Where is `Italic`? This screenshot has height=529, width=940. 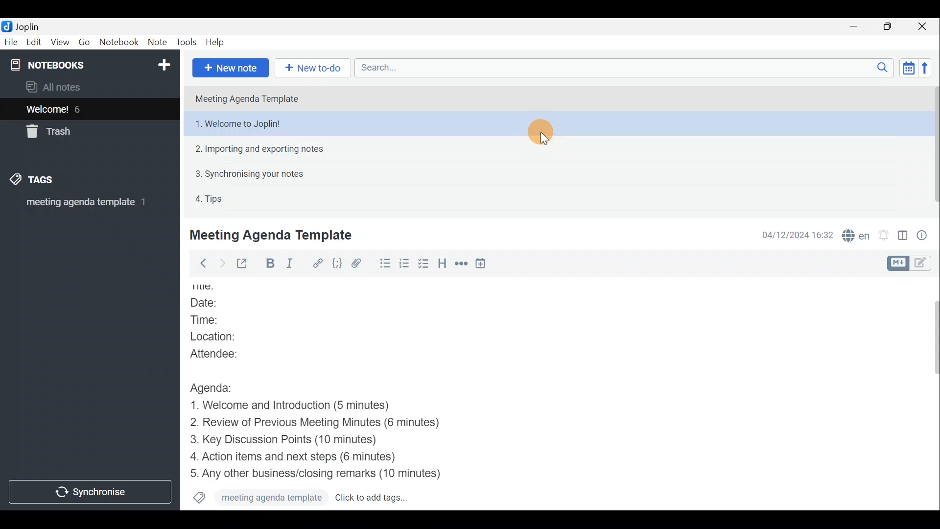
Italic is located at coordinates (295, 264).